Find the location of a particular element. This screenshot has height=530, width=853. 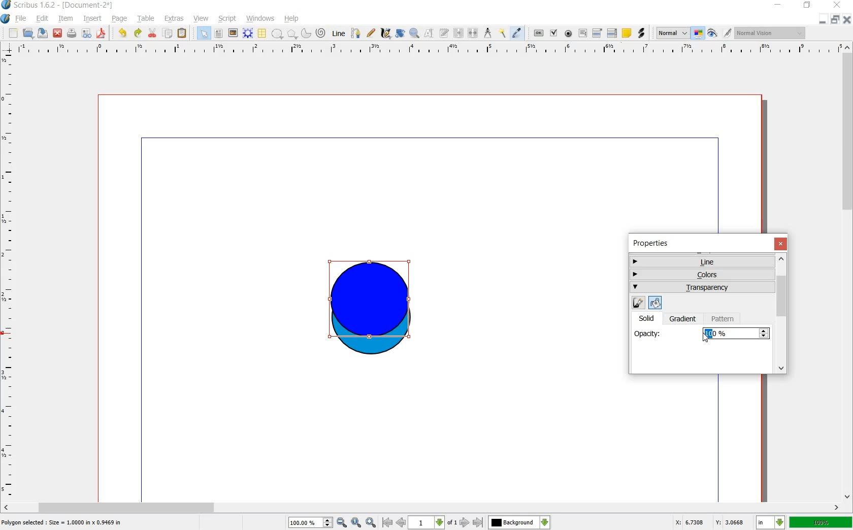

scrollbar is located at coordinates (782, 314).